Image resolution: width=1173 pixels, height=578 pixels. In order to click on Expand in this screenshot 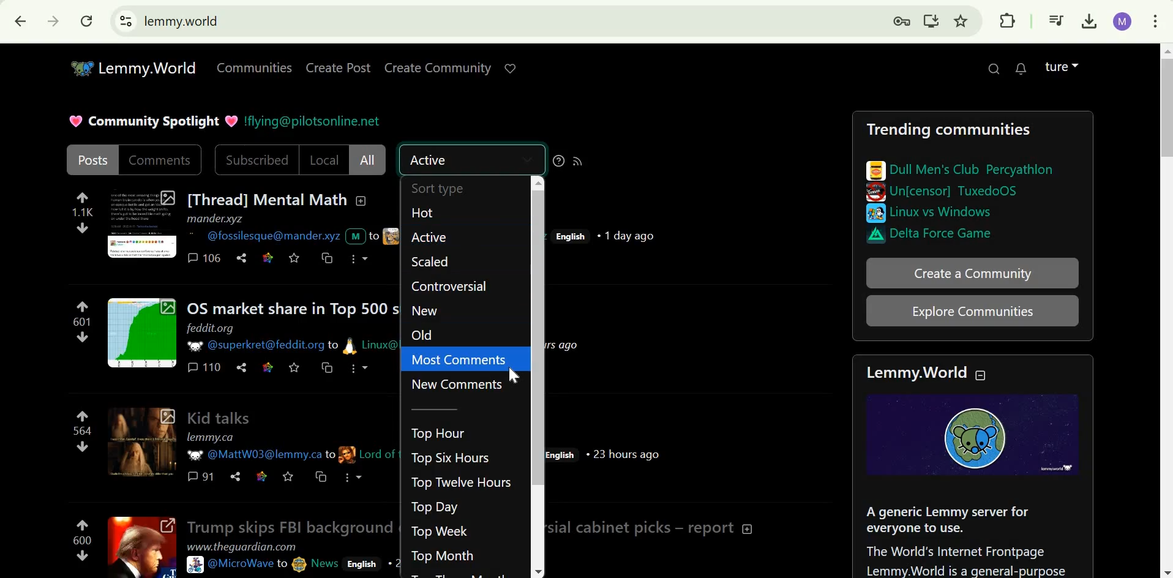, I will do `click(142, 223)`.